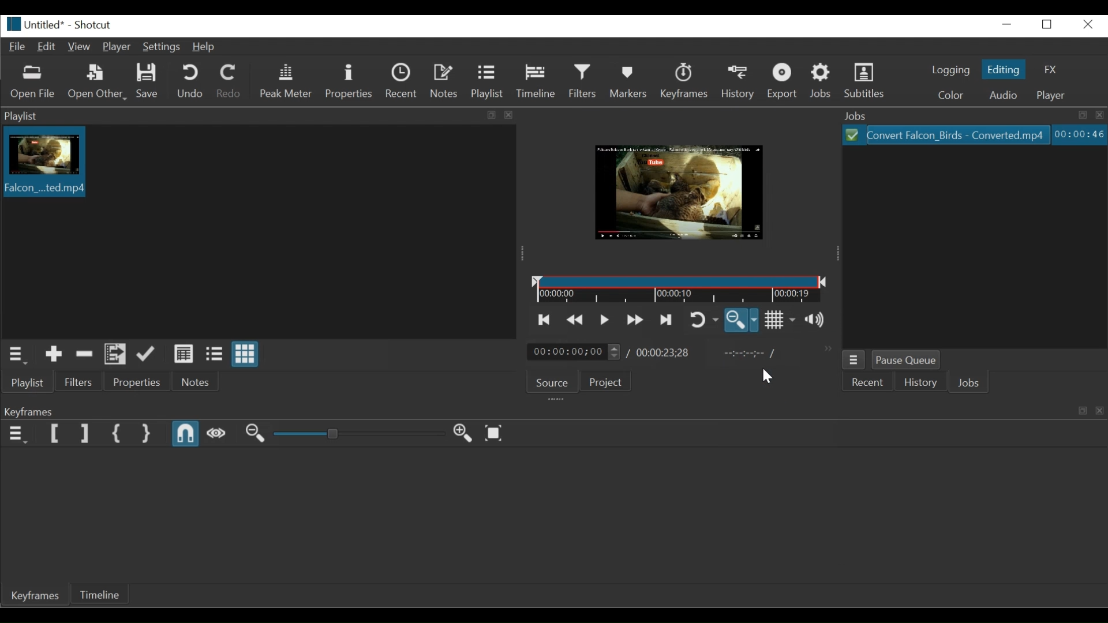 The width and height of the screenshot is (1108, 623). What do you see at coordinates (116, 434) in the screenshot?
I see `Set First Simple Keyframe` at bounding box center [116, 434].